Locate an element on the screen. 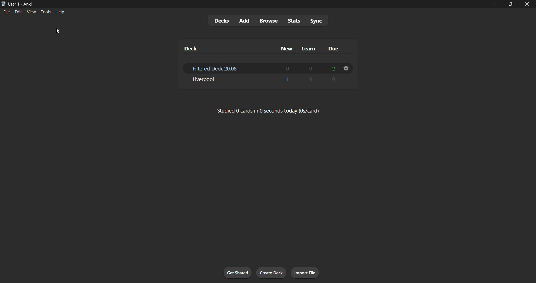 Image resolution: width=536 pixels, height=283 pixels. 0 is located at coordinates (332, 80).